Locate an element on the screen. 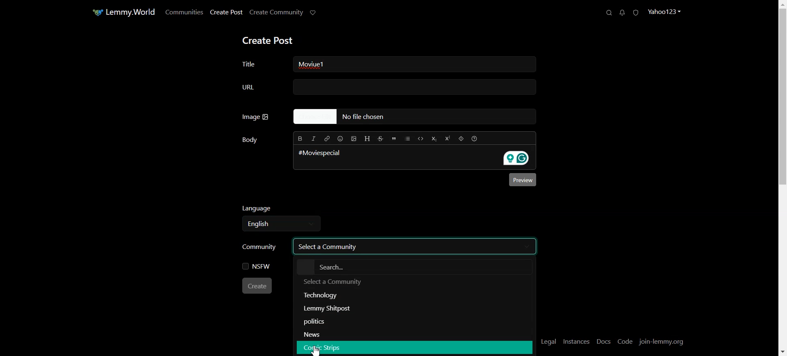 The height and width of the screenshot is (356, 787). Support Limmy is located at coordinates (313, 13).